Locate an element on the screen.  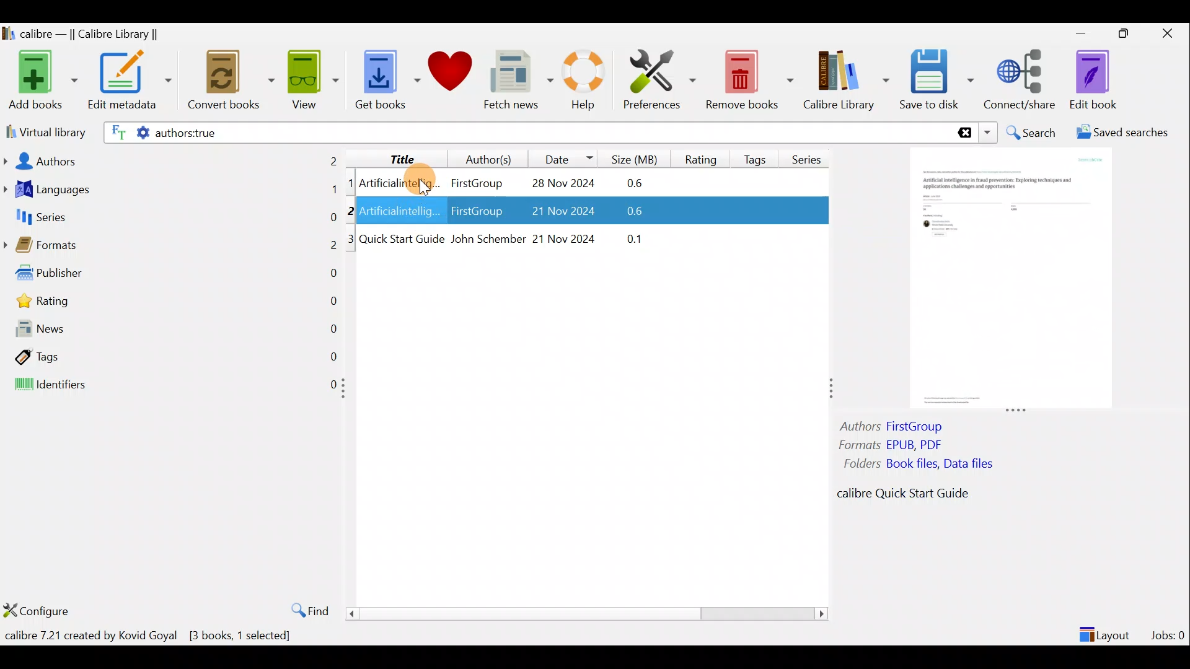
0.6 is located at coordinates (639, 184).